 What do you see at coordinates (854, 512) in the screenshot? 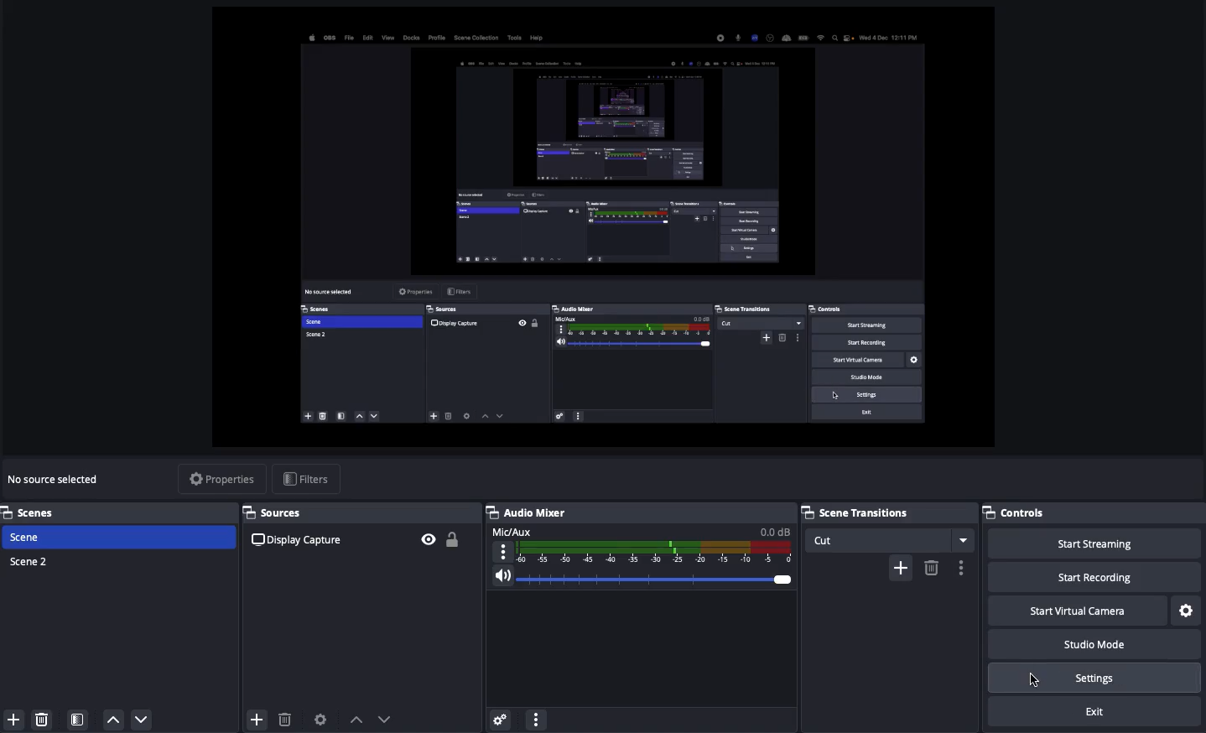
I see `Scene transitions` at bounding box center [854, 512].